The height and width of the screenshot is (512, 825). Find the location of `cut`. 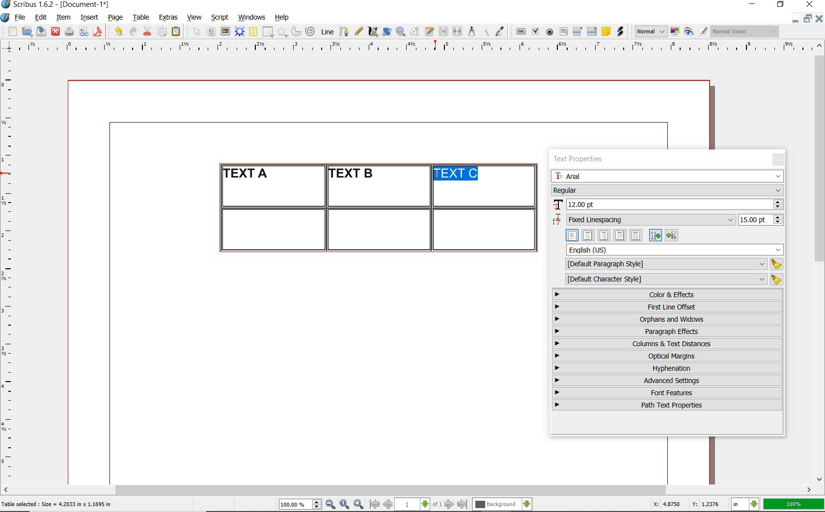

cut is located at coordinates (147, 31).